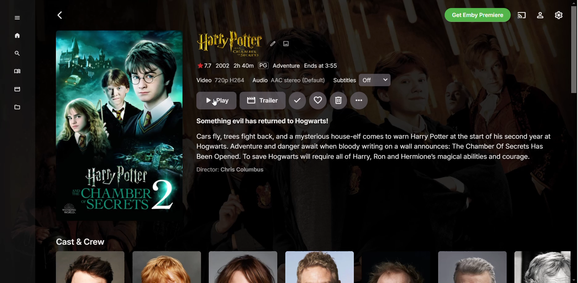 This screenshot has width=578, height=283. I want to click on More, so click(359, 101).